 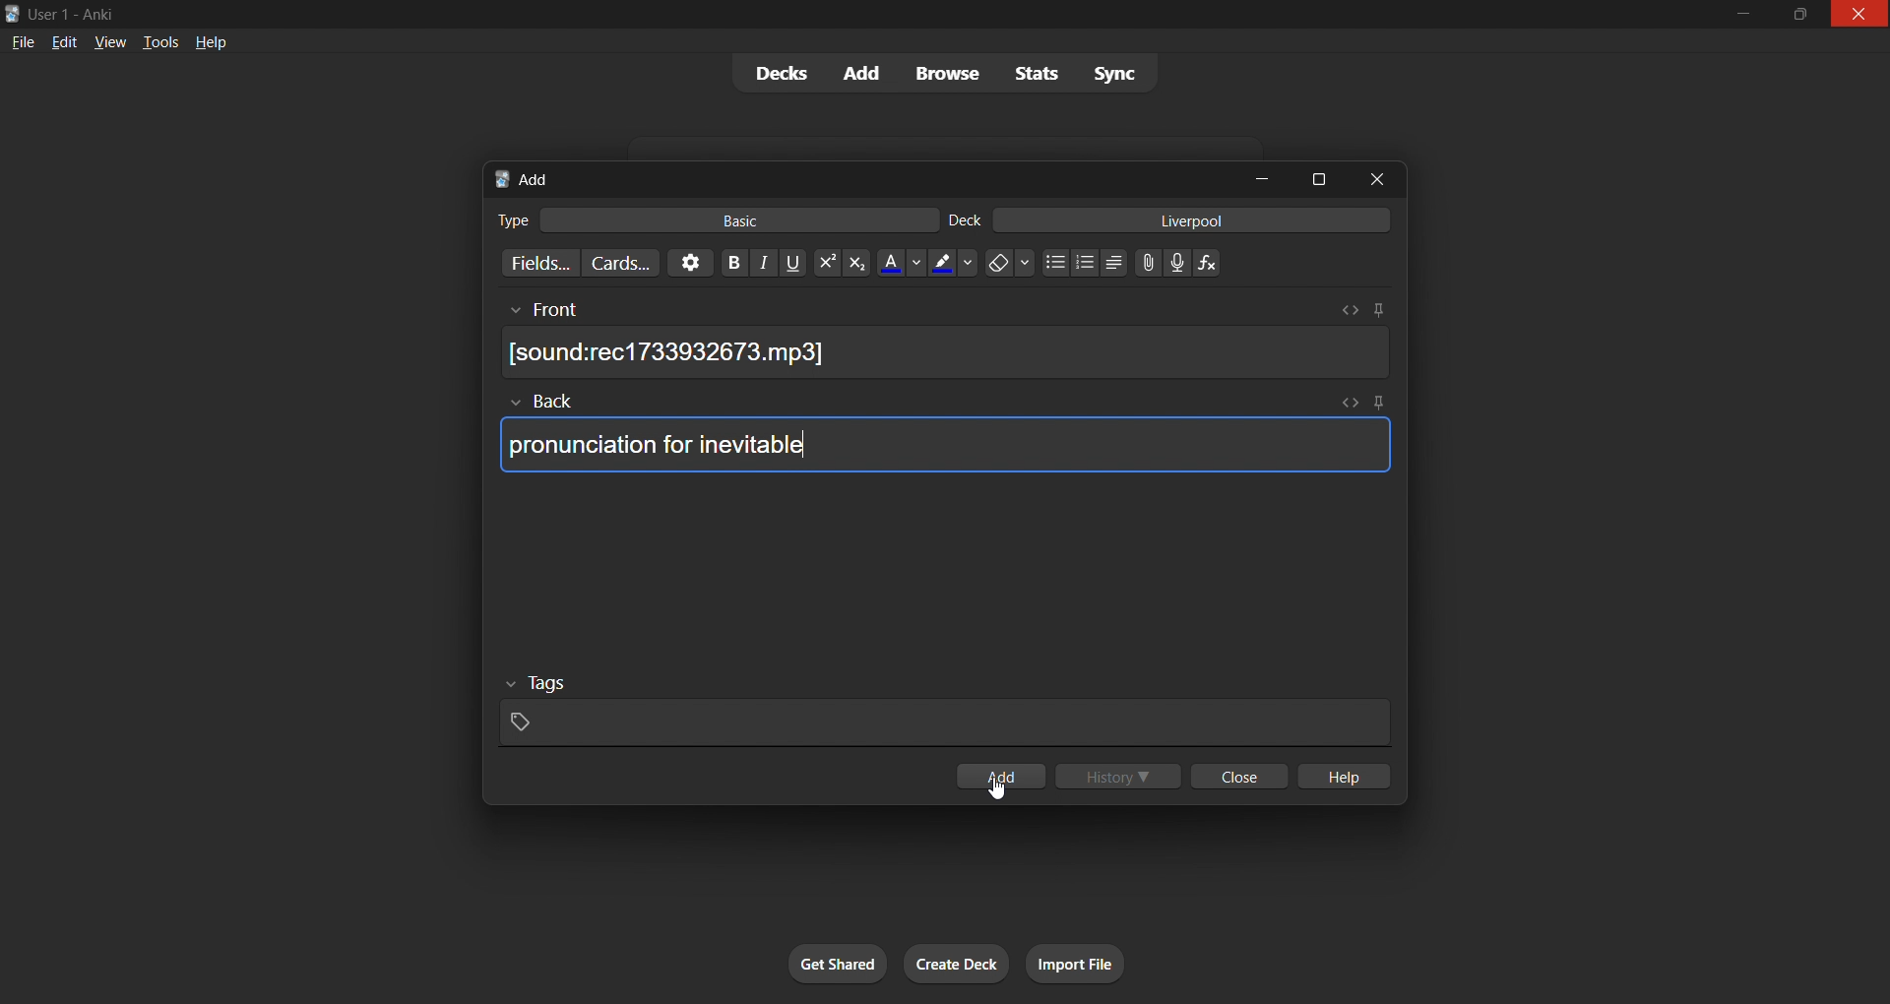 I want to click on edit, so click(x=64, y=43).